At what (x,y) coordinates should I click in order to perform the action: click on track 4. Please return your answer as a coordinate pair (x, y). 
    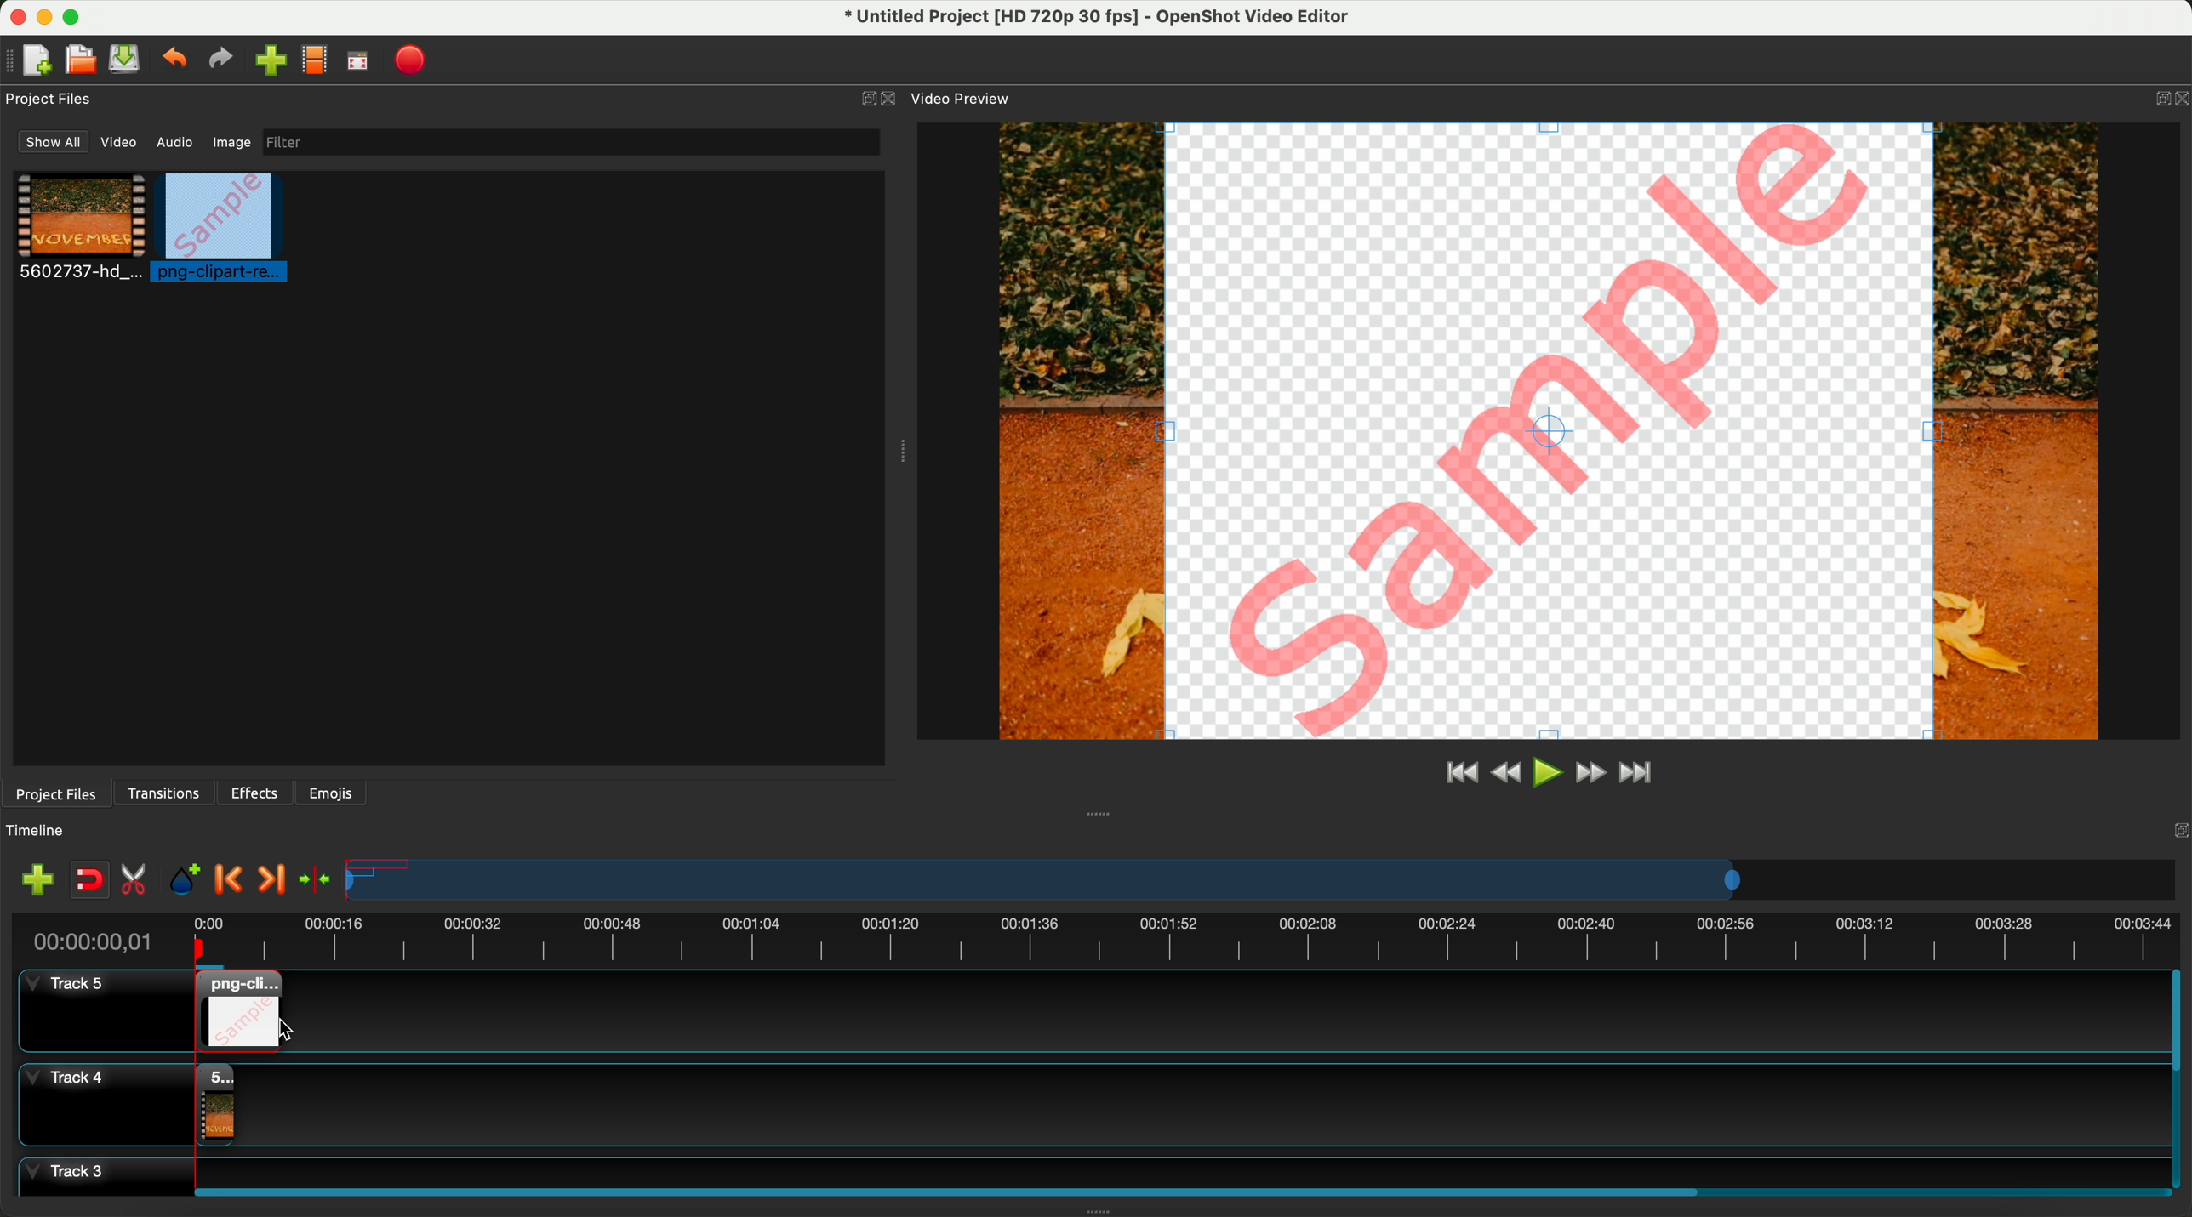
    Looking at the image, I should click on (1089, 1100).